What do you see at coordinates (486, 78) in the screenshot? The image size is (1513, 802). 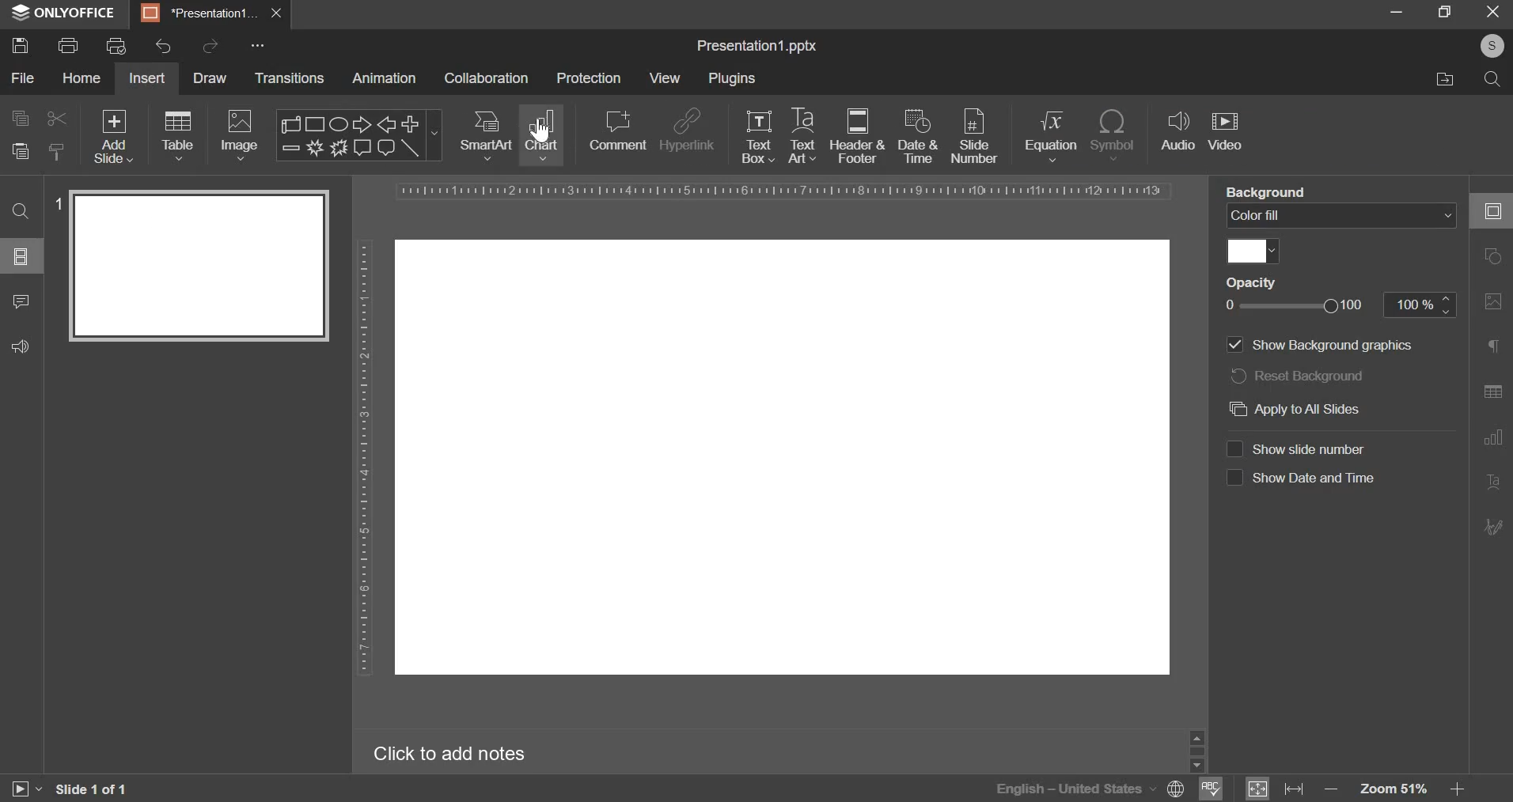 I see `collaboration` at bounding box center [486, 78].